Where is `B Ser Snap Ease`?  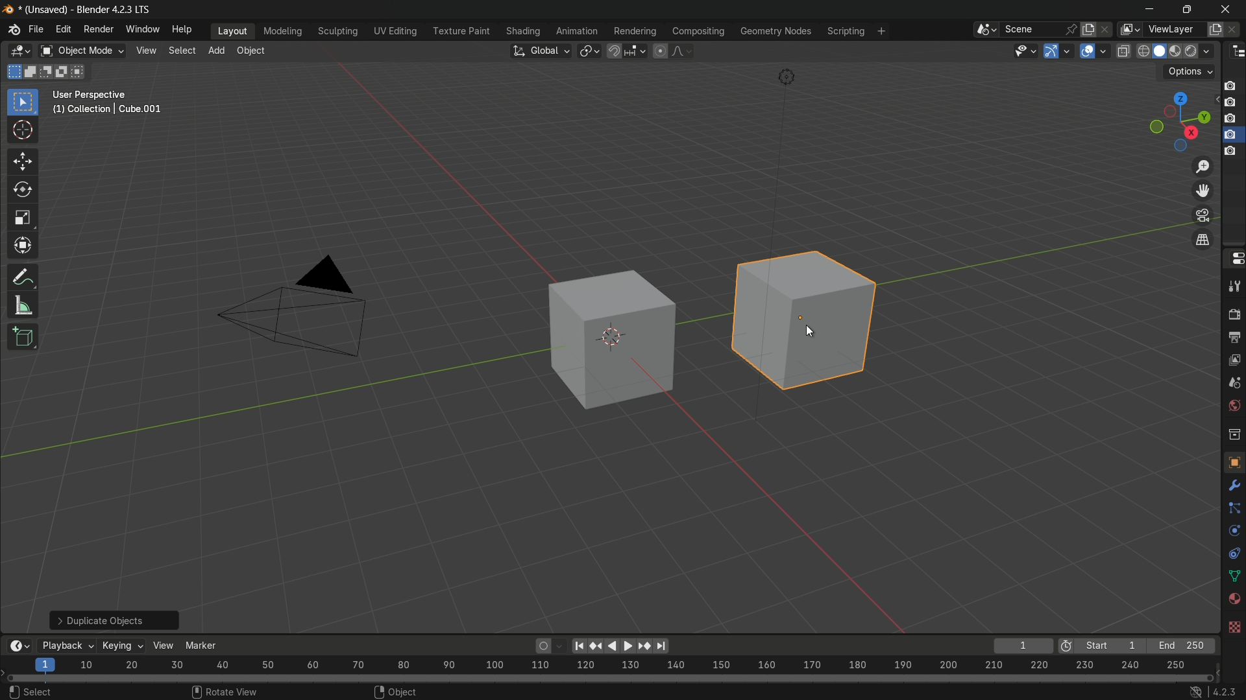
B Ser Snap Ease is located at coordinates (330, 691).